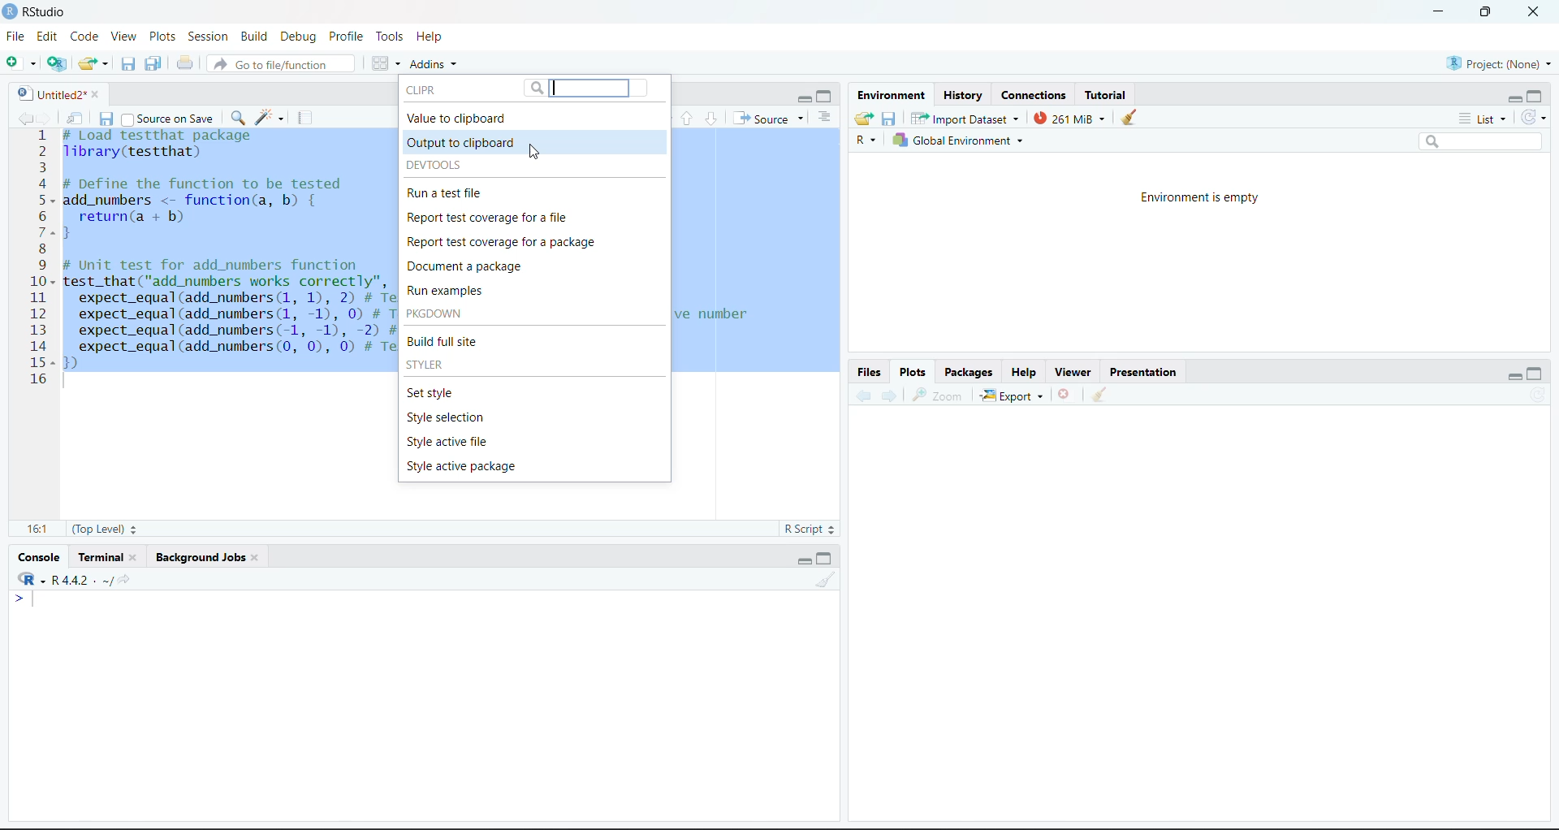  Describe the element at coordinates (803, 560) in the screenshot. I see `minimize` at that location.